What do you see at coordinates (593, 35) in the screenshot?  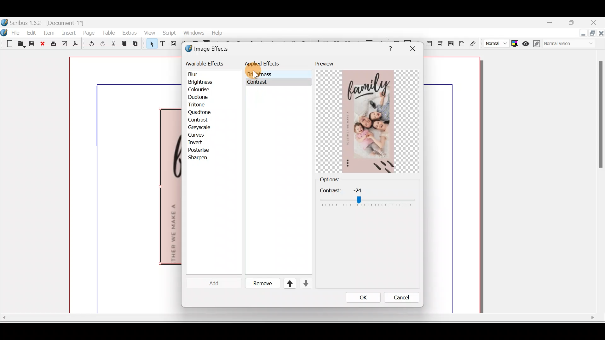 I see `Maximise` at bounding box center [593, 35].